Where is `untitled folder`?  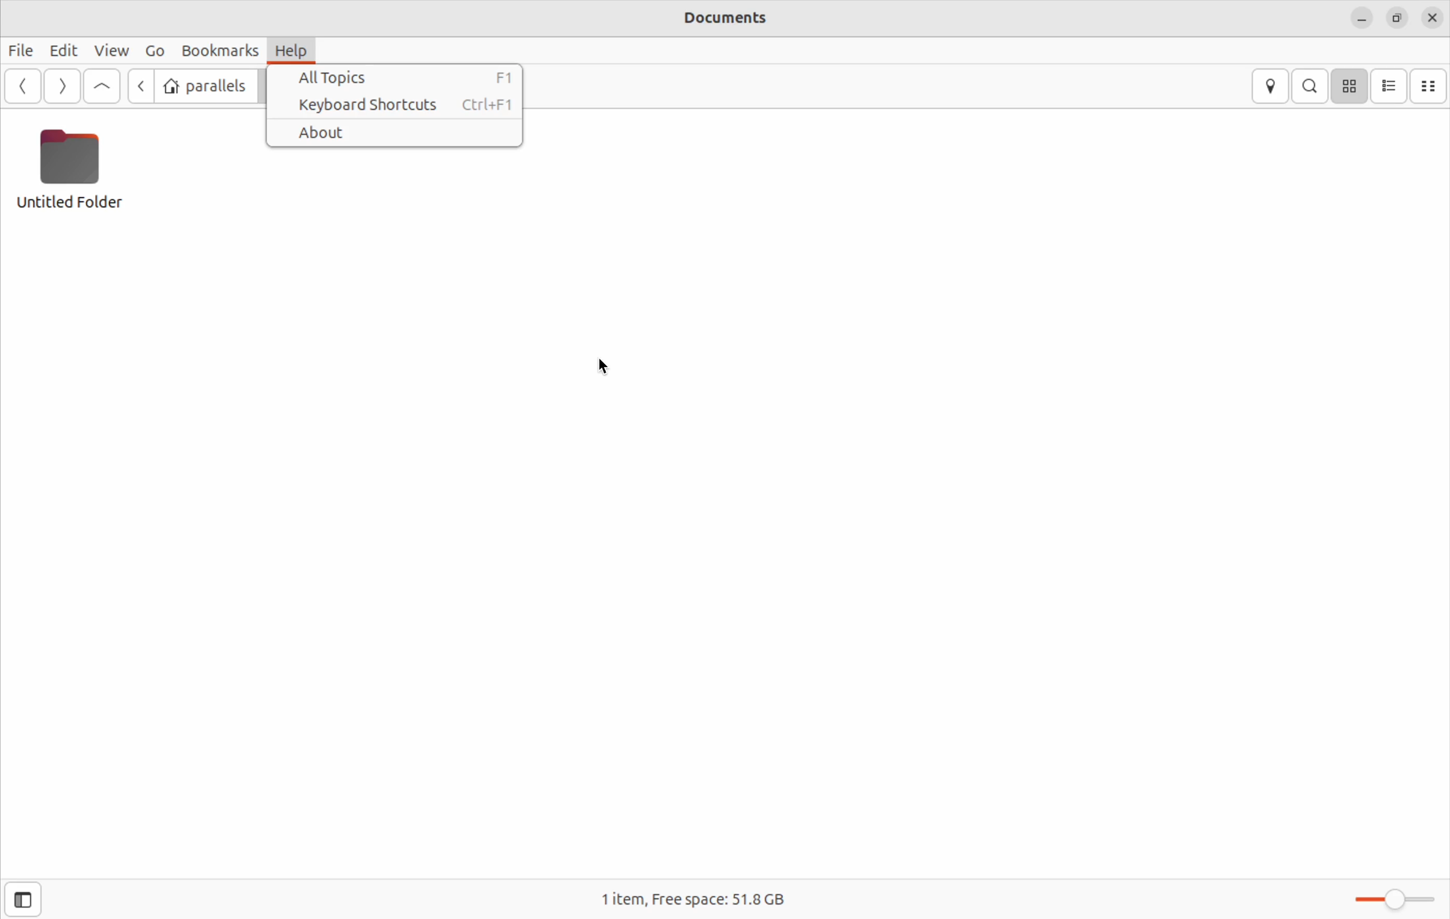 untitled folder is located at coordinates (81, 177).